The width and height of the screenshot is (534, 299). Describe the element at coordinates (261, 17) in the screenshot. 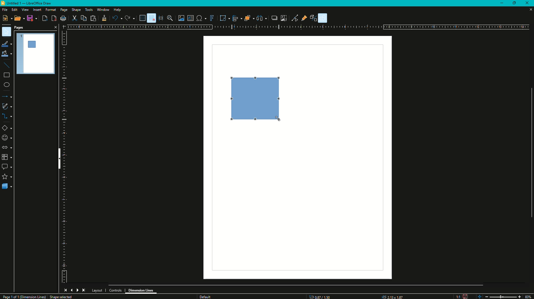

I see `Select at least three objects` at that location.